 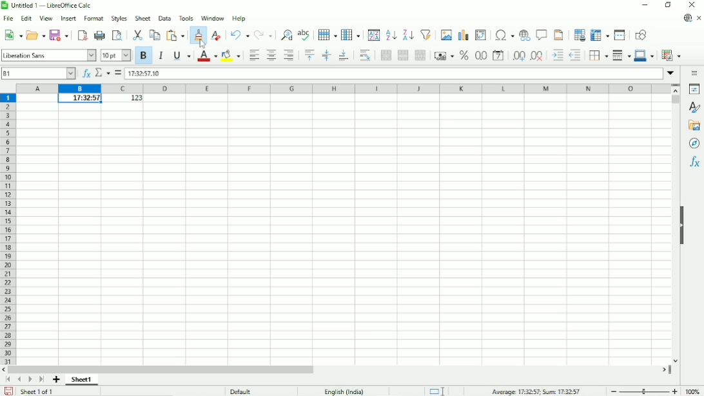 What do you see at coordinates (239, 390) in the screenshot?
I see `Default` at bounding box center [239, 390].